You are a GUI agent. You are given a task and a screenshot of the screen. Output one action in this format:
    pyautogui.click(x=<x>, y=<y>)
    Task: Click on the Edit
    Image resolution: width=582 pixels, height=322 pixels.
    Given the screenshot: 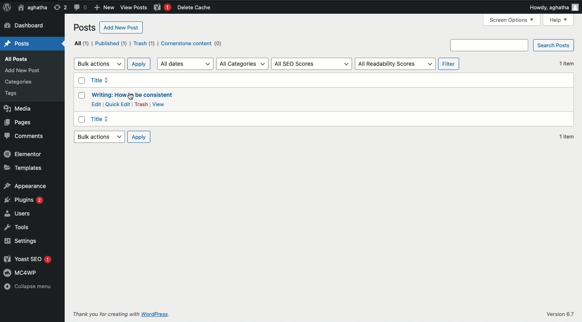 What is the action you would take?
    pyautogui.click(x=97, y=103)
    